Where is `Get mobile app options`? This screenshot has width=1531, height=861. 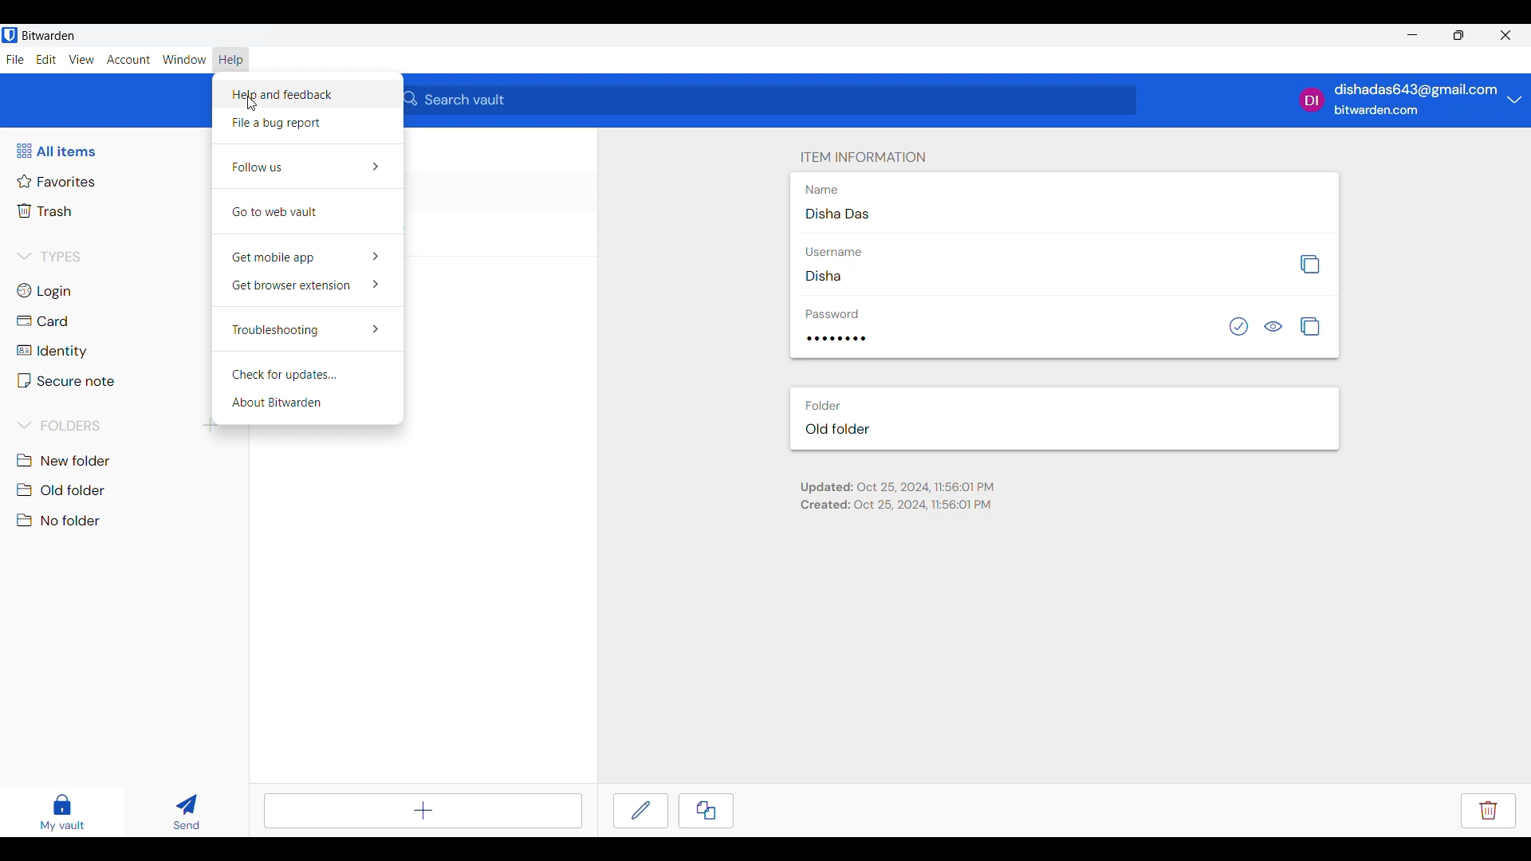 Get mobile app options is located at coordinates (307, 255).